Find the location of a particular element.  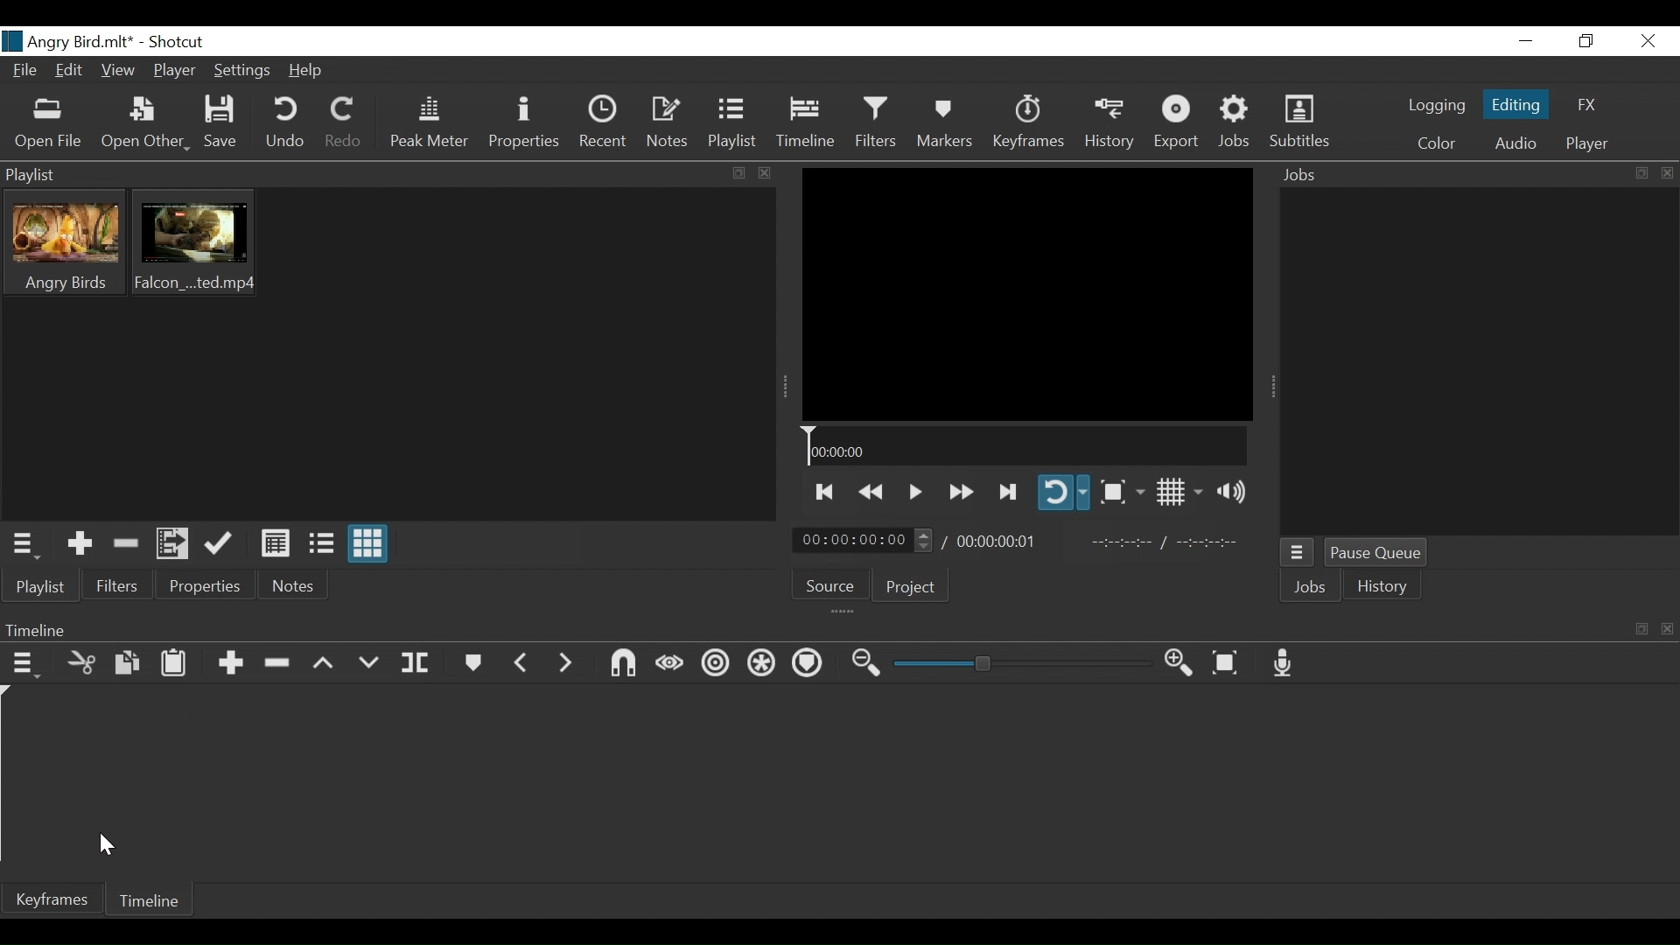

Shotcut is located at coordinates (178, 42).